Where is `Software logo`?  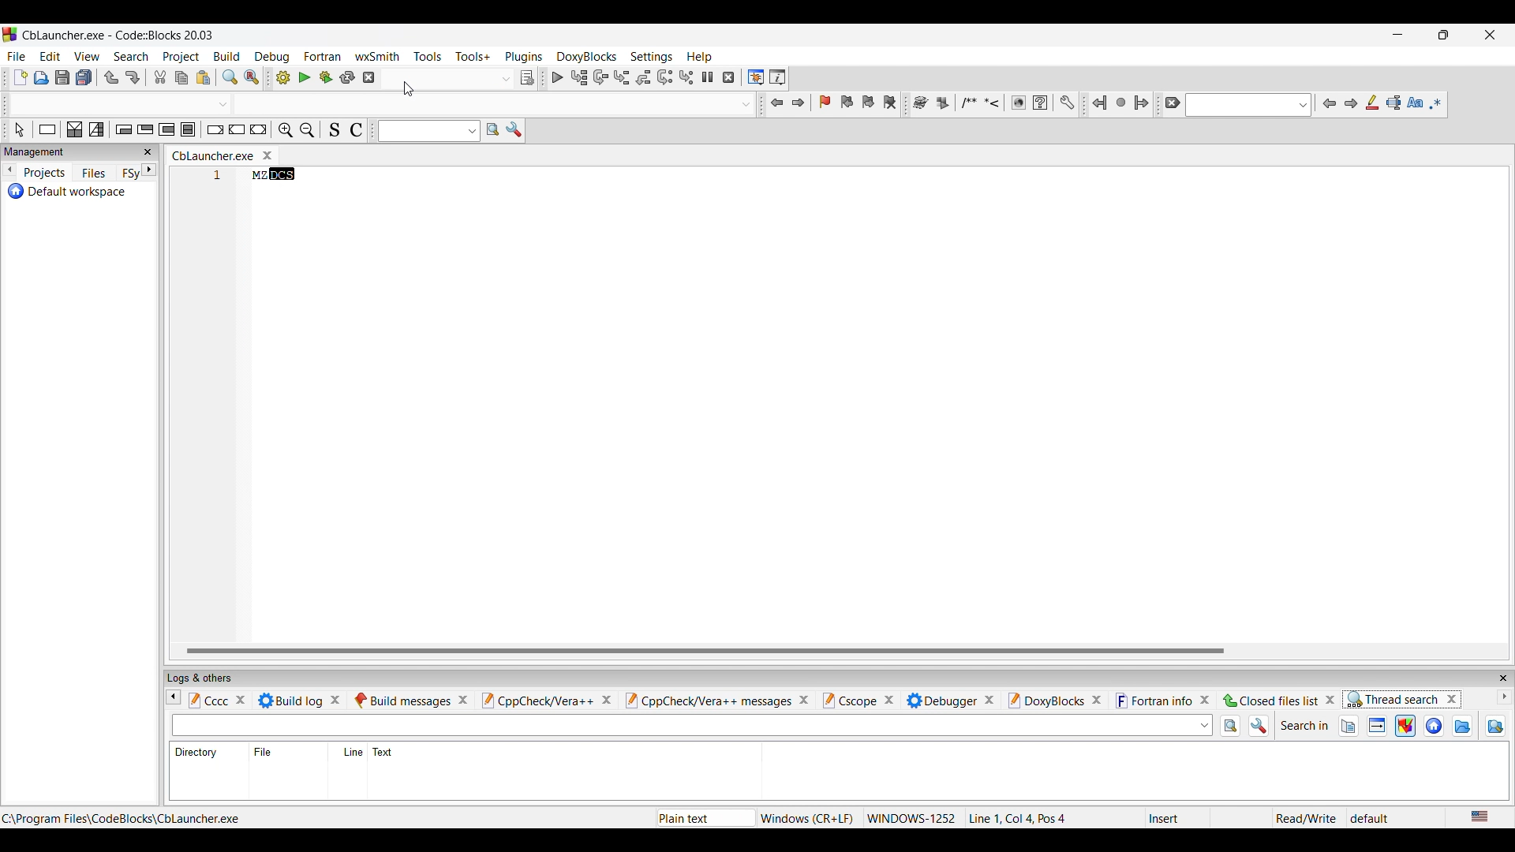 Software logo is located at coordinates (10, 34).